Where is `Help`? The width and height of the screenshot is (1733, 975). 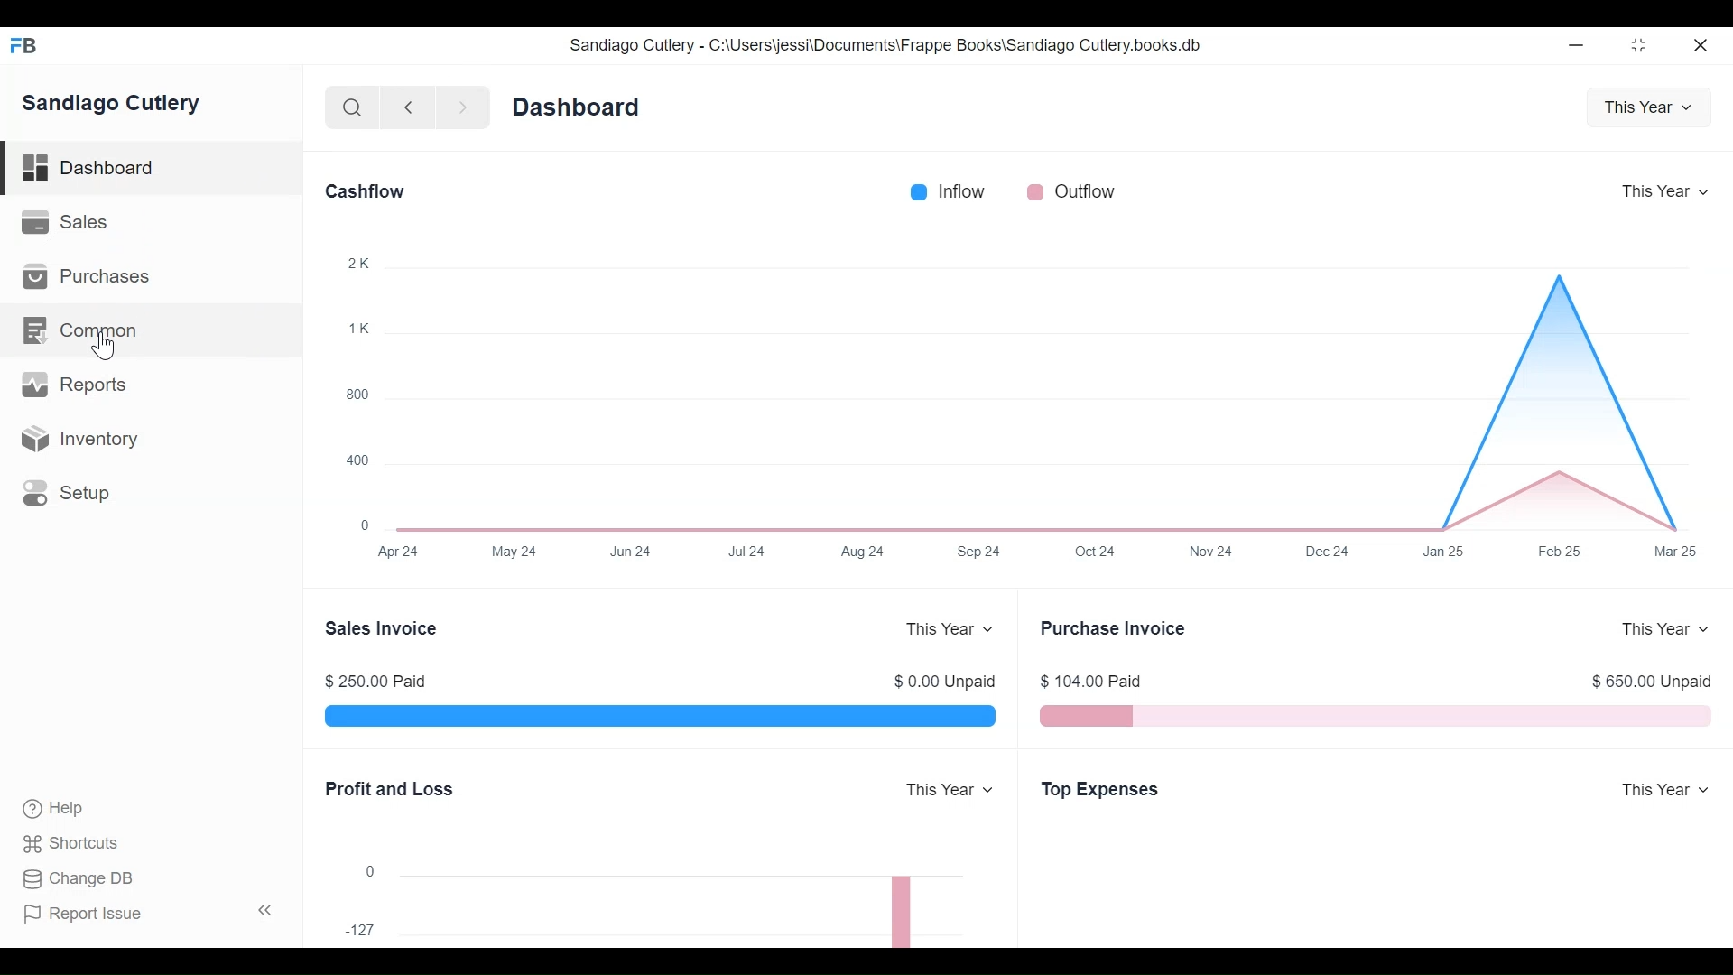 Help is located at coordinates (45, 810).